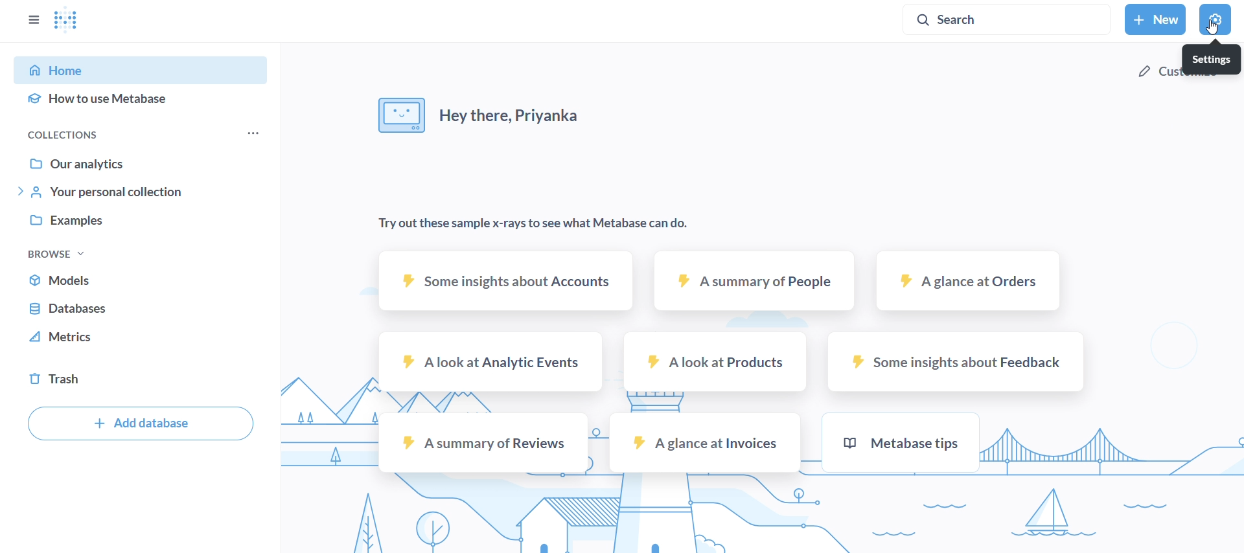 This screenshot has height=553, width=1244. Describe the element at coordinates (483, 442) in the screenshot. I see `a summary of reviewa` at that location.